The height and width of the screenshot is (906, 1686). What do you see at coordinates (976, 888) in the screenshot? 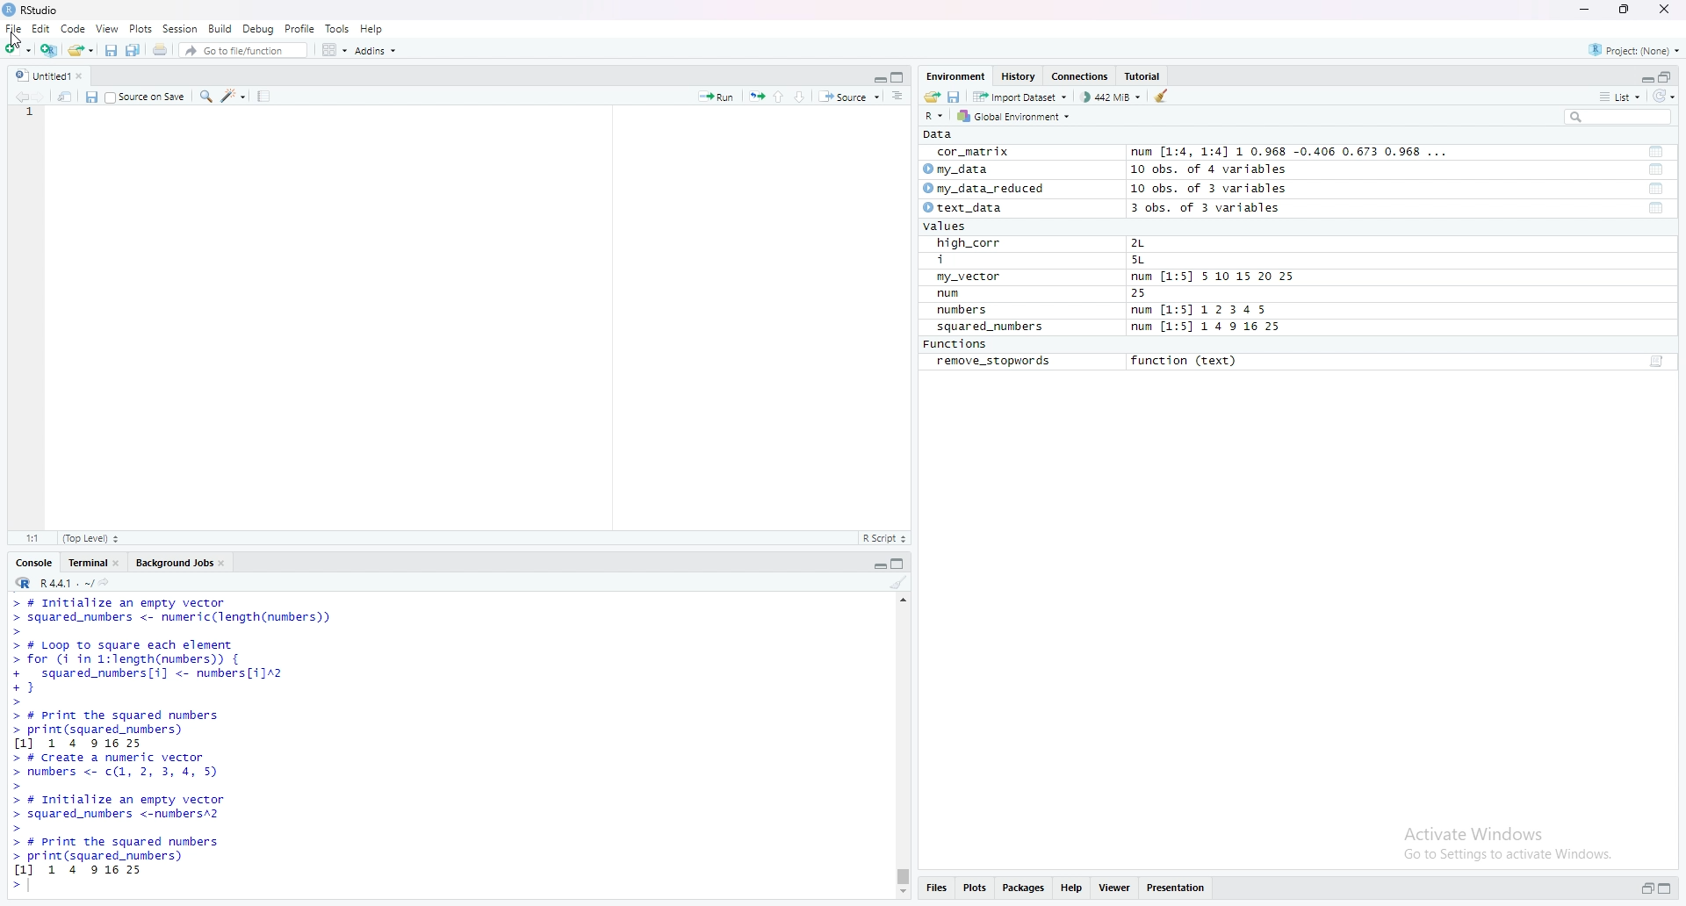
I see `Plots` at bounding box center [976, 888].